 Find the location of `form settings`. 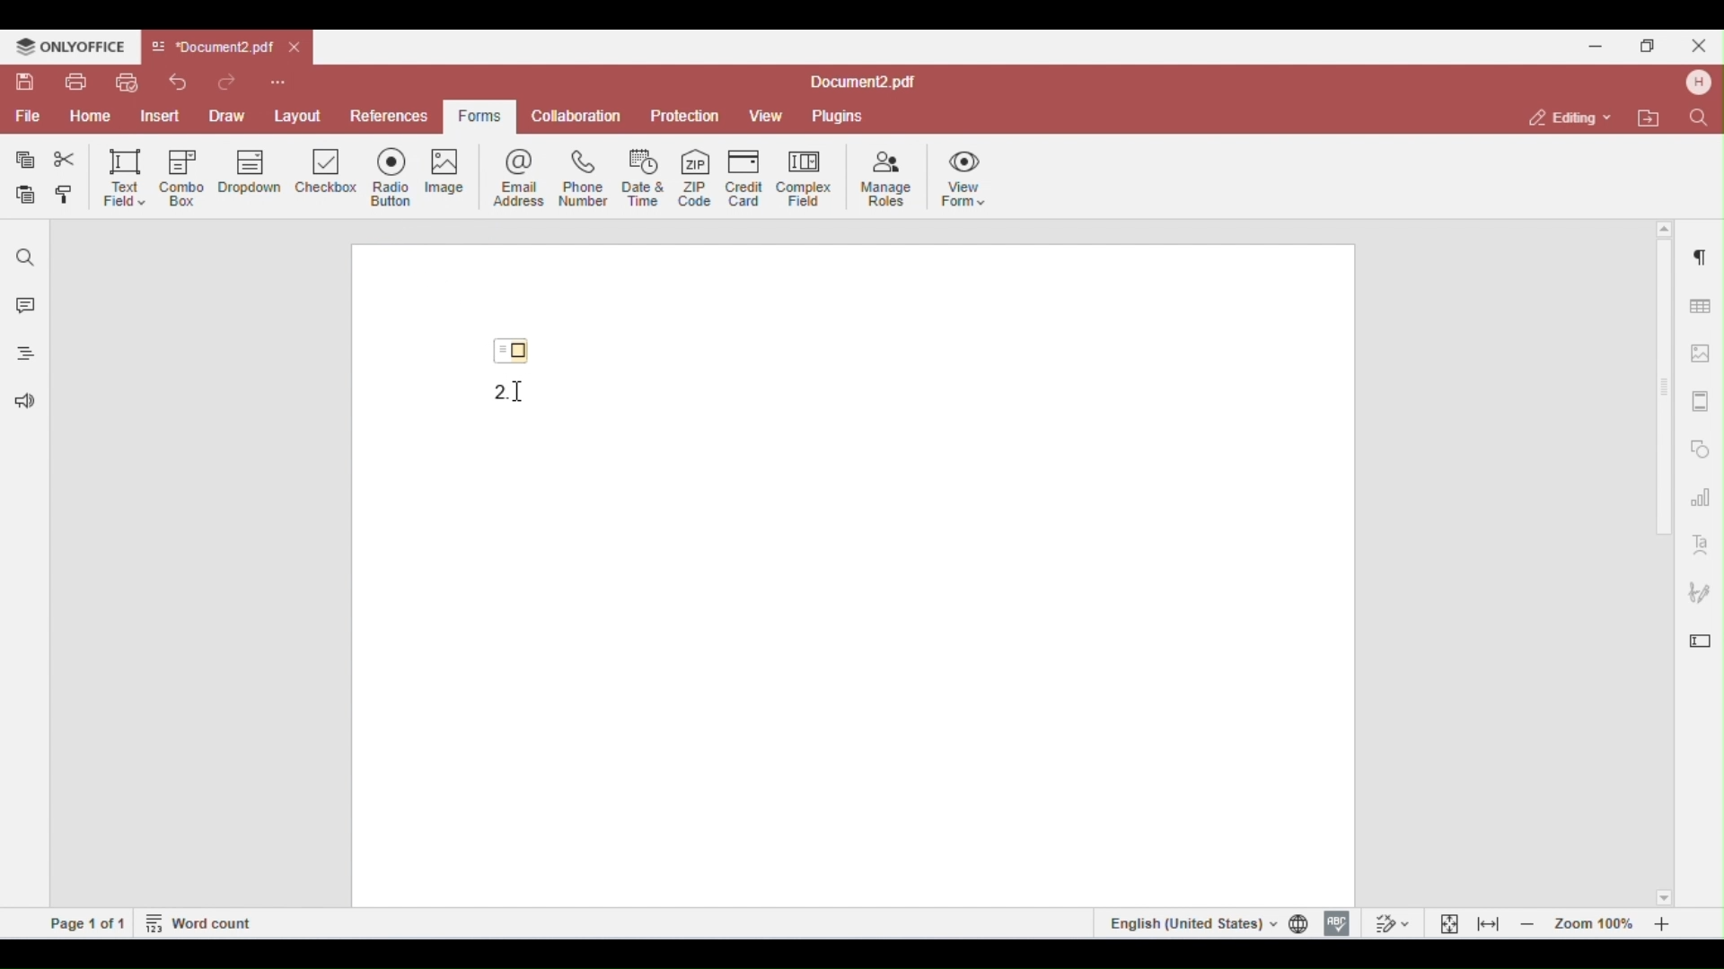

form settings is located at coordinates (1701, 636).